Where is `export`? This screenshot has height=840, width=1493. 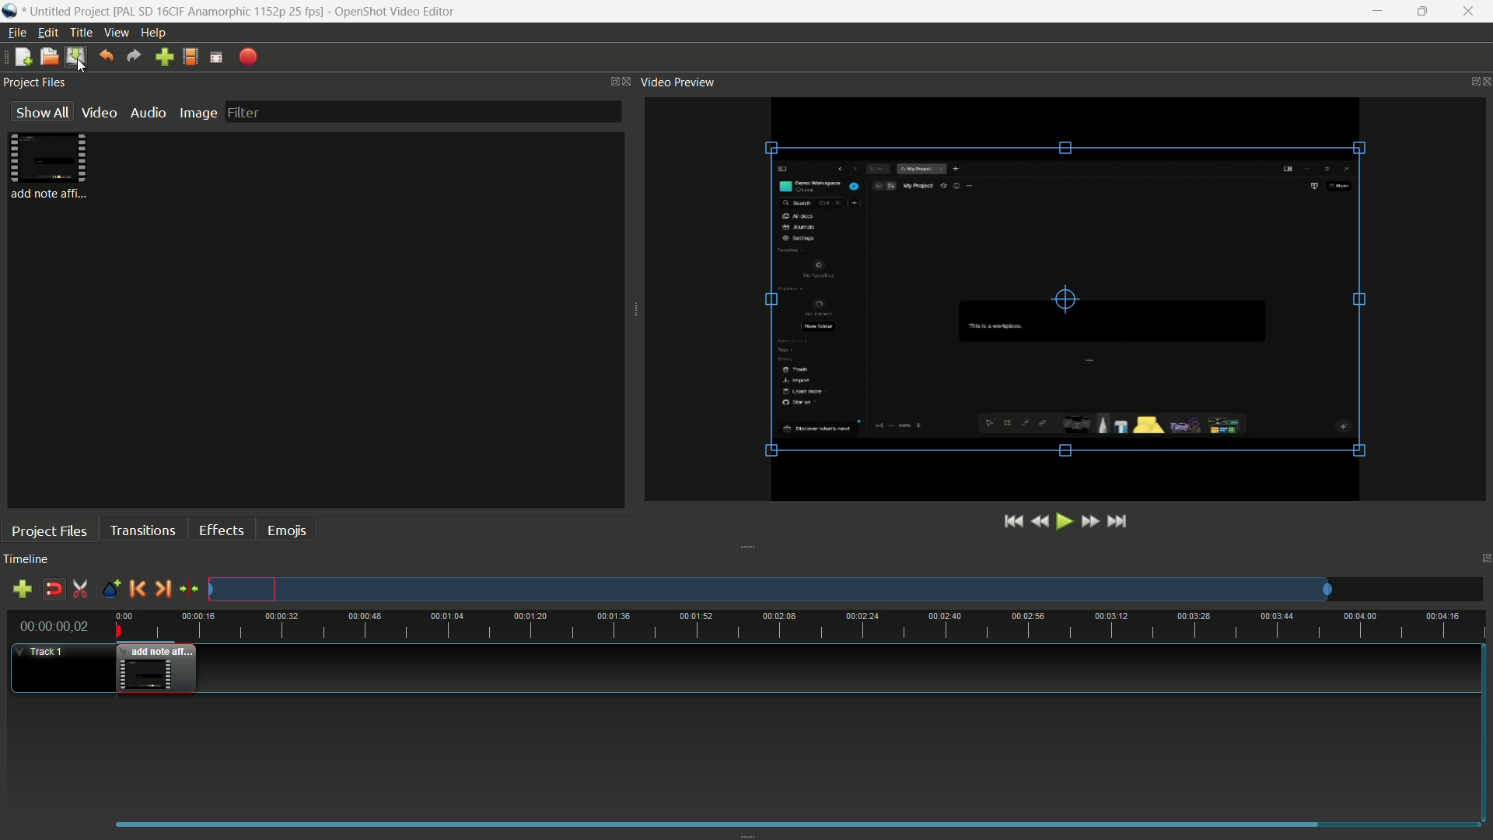 export is located at coordinates (247, 58).